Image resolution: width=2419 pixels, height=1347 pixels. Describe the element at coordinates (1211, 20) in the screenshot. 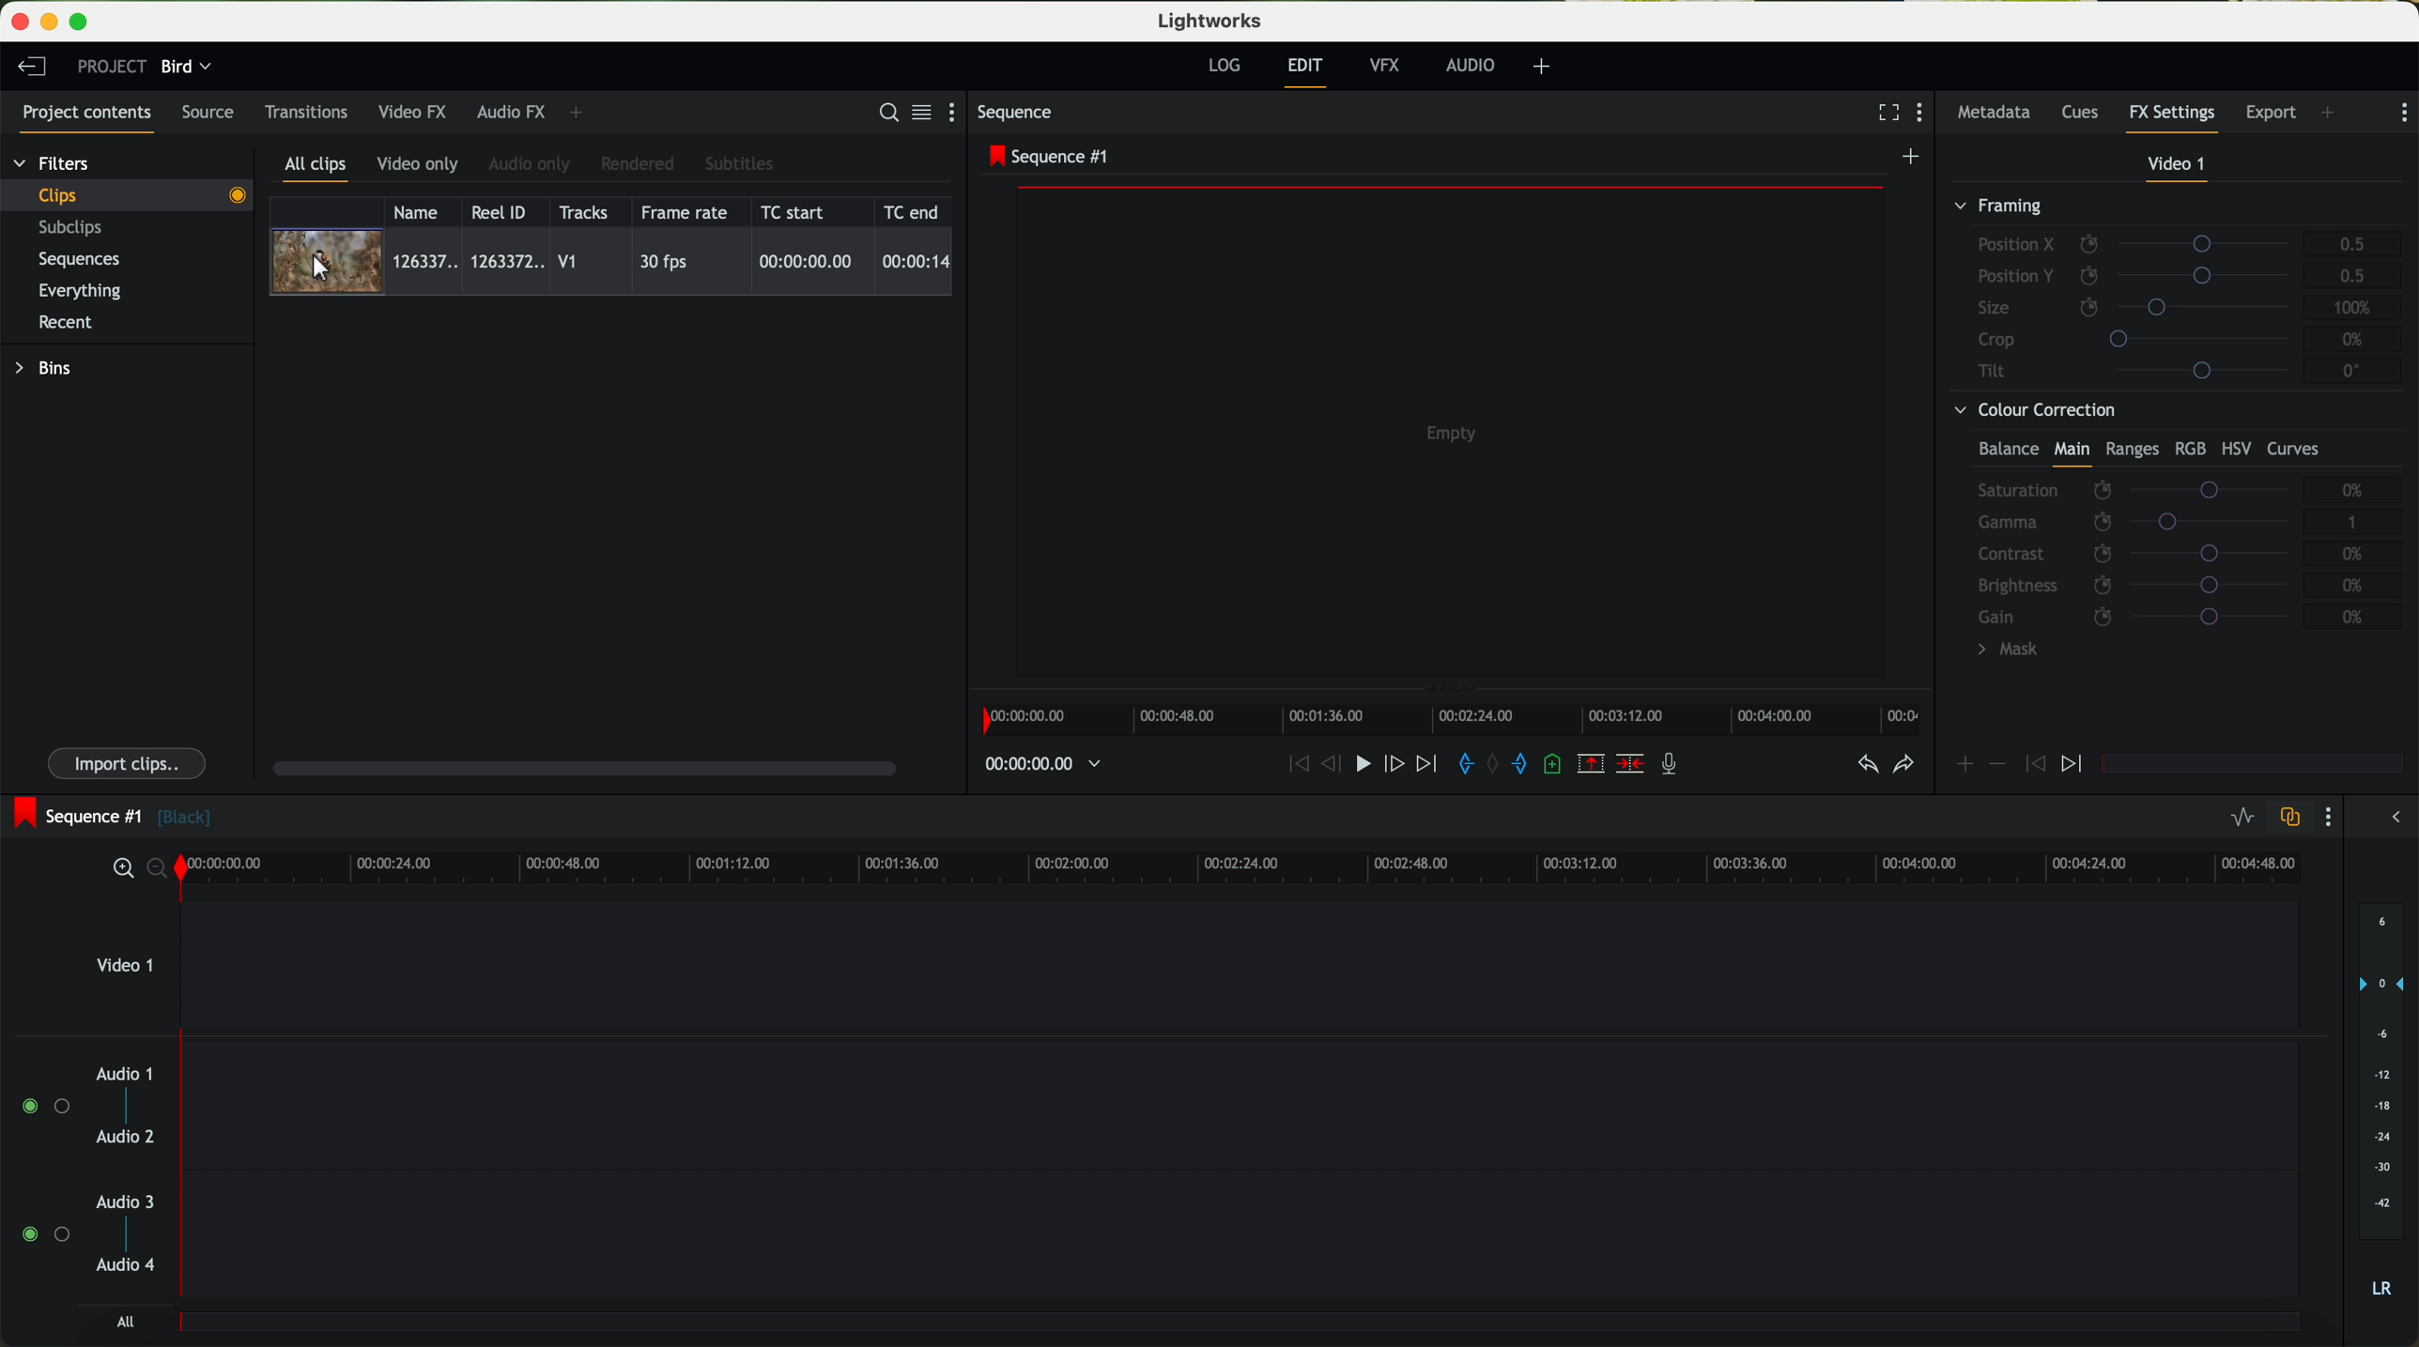

I see `Lightworks` at that location.